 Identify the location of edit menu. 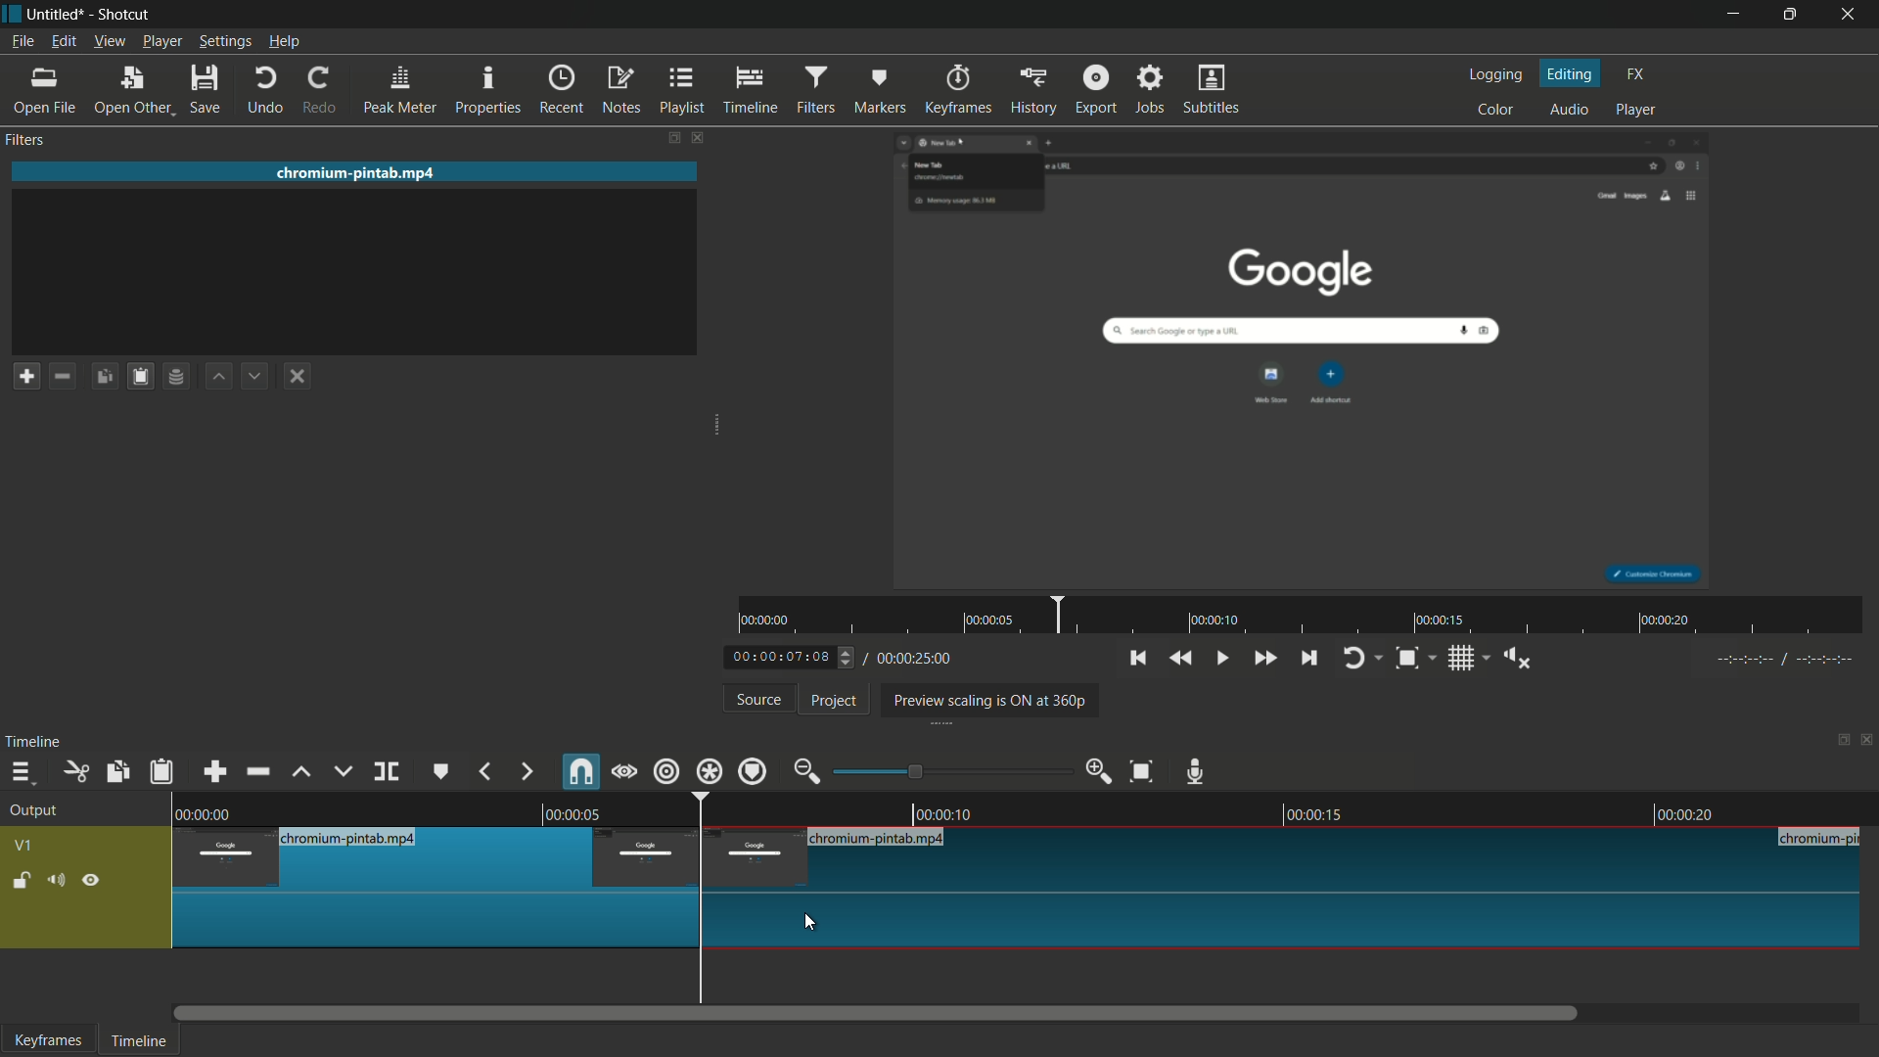
(62, 41).